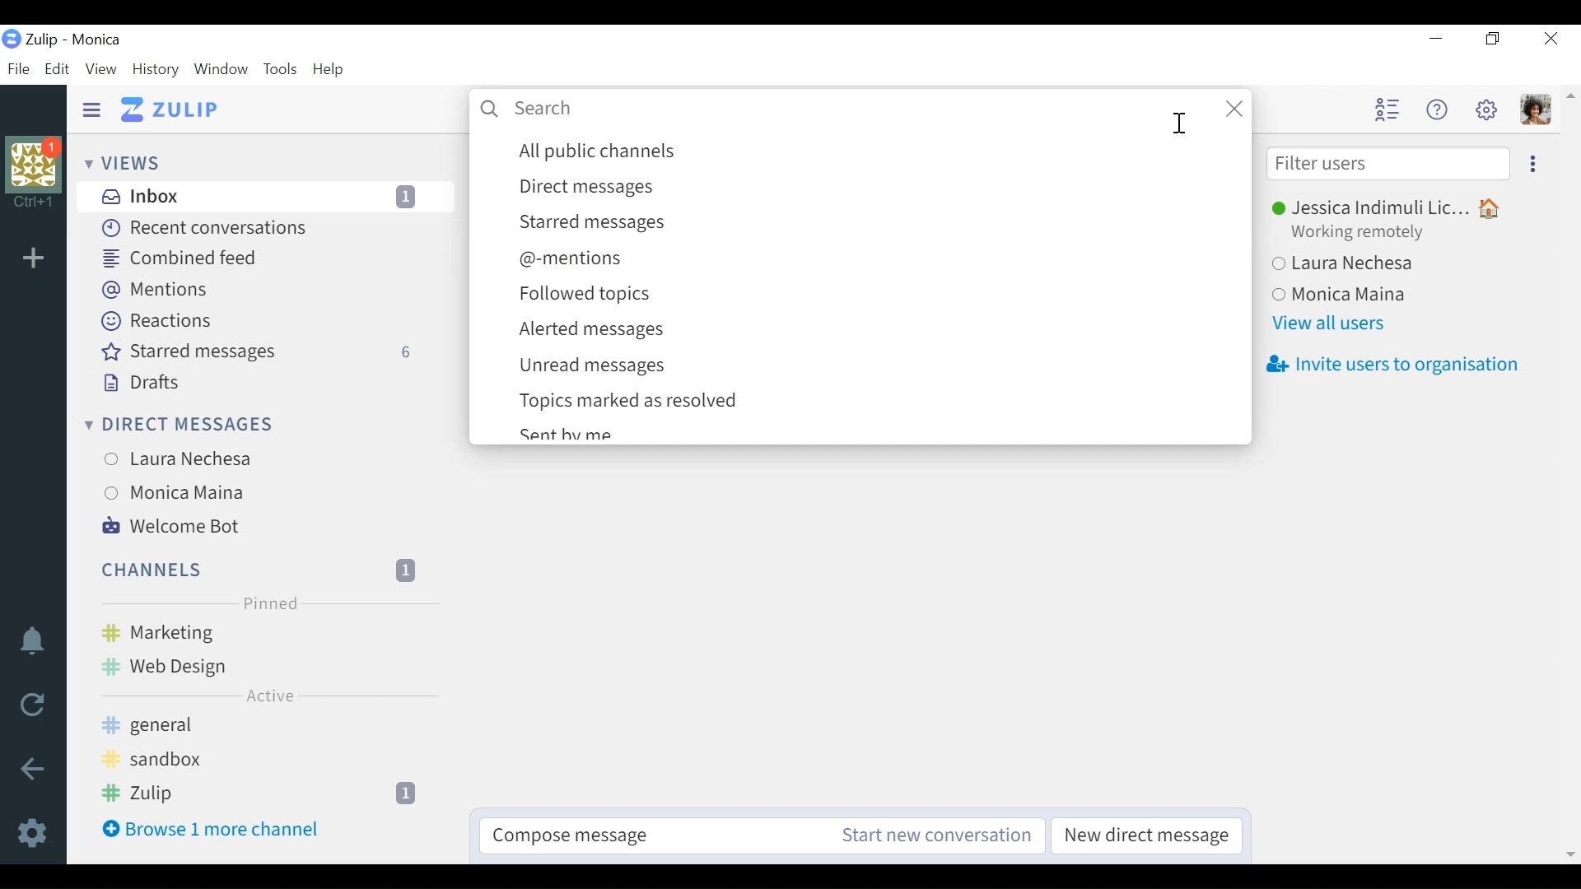  What do you see at coordinates (273, 755) in the screenshot?
I see `sandbox` at bounding box center [273, 755].